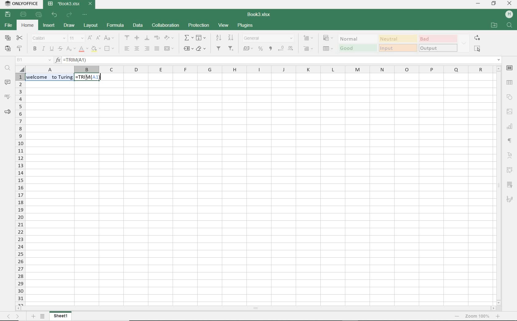 This screenshot has height=321, width=517. I want to click on EXPAND, so click(464, 43).